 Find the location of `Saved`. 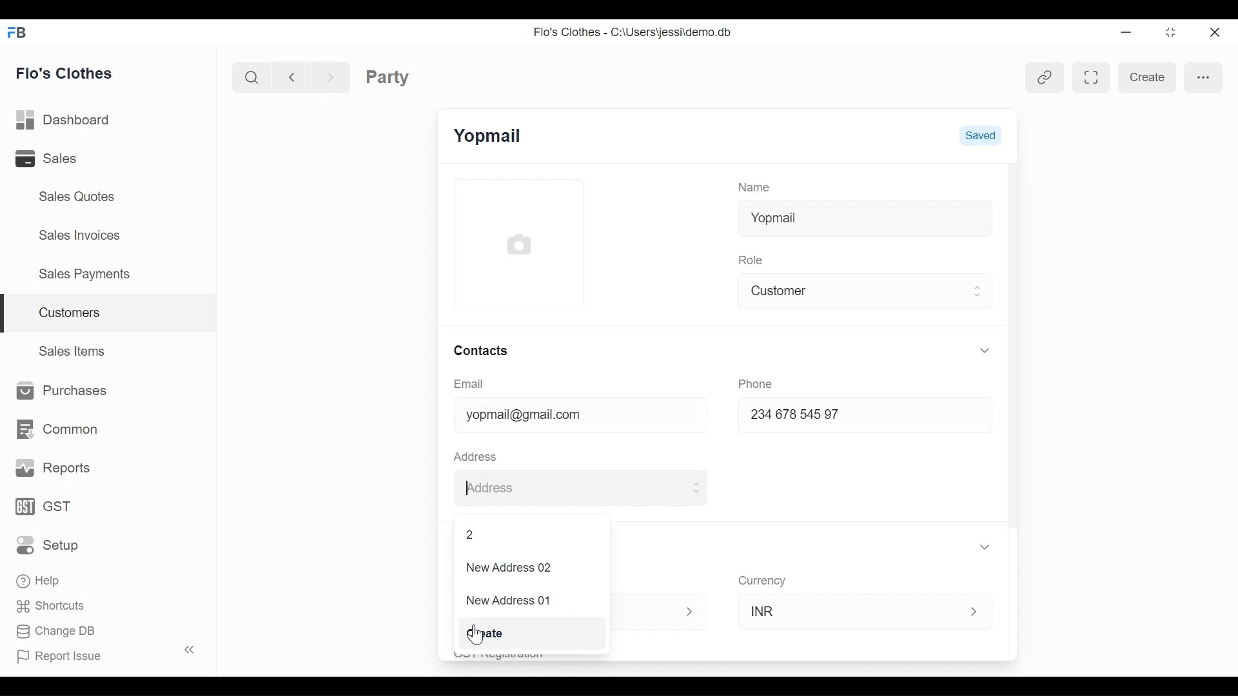

Saved is located at coordinates (981, 136).